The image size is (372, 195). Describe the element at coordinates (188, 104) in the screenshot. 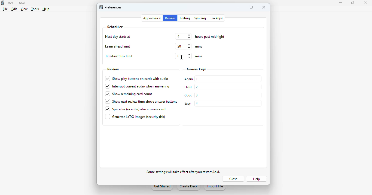

I see `easy` at that location.